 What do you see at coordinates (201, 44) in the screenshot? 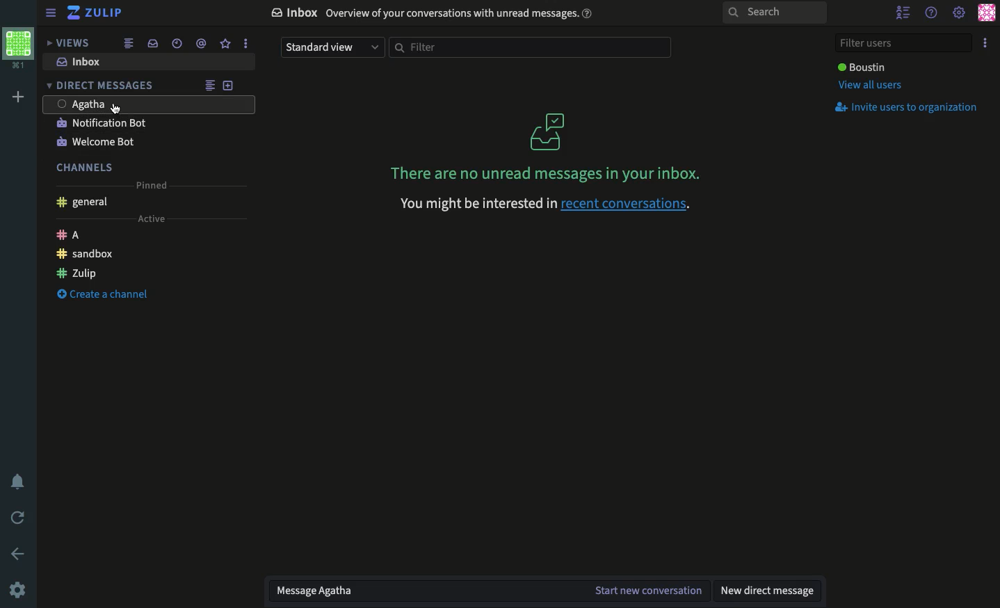
I see `Tag` at bounding box center [201, 44].